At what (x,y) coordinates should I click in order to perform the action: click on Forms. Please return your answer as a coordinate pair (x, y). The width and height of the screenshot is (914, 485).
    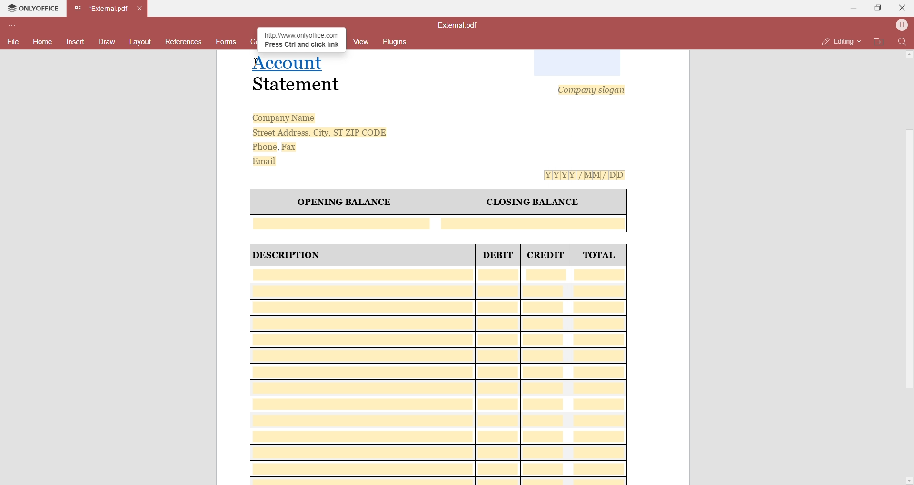
    Looking at the image, I should click on (226, 41).